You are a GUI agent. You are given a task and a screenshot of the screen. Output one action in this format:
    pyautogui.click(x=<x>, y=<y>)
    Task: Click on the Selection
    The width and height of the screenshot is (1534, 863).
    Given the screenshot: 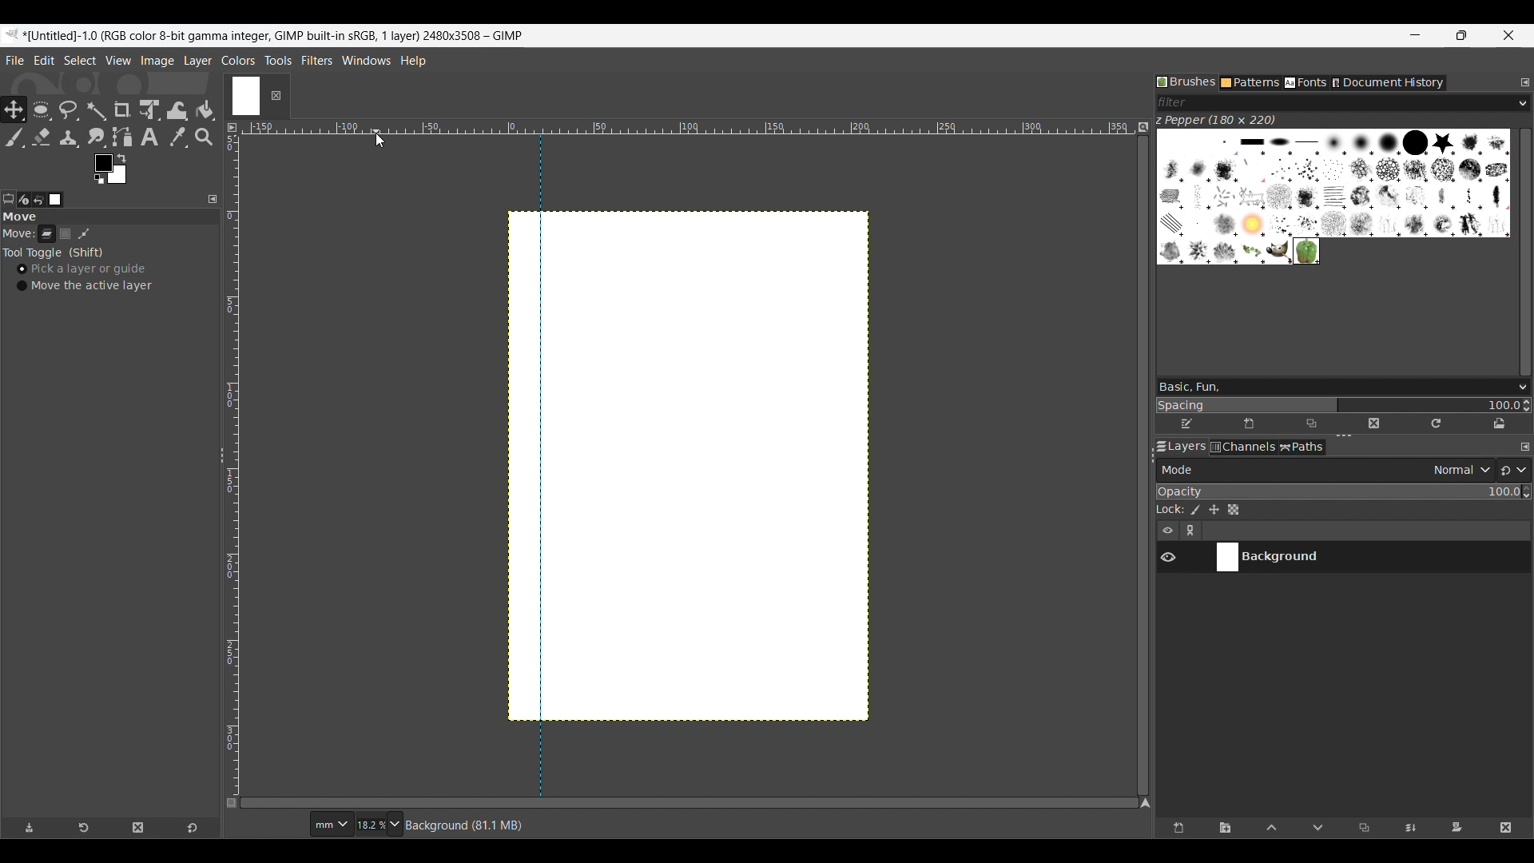 What is the action you would take?
    pyautogui.click(x=69, y=236)
    